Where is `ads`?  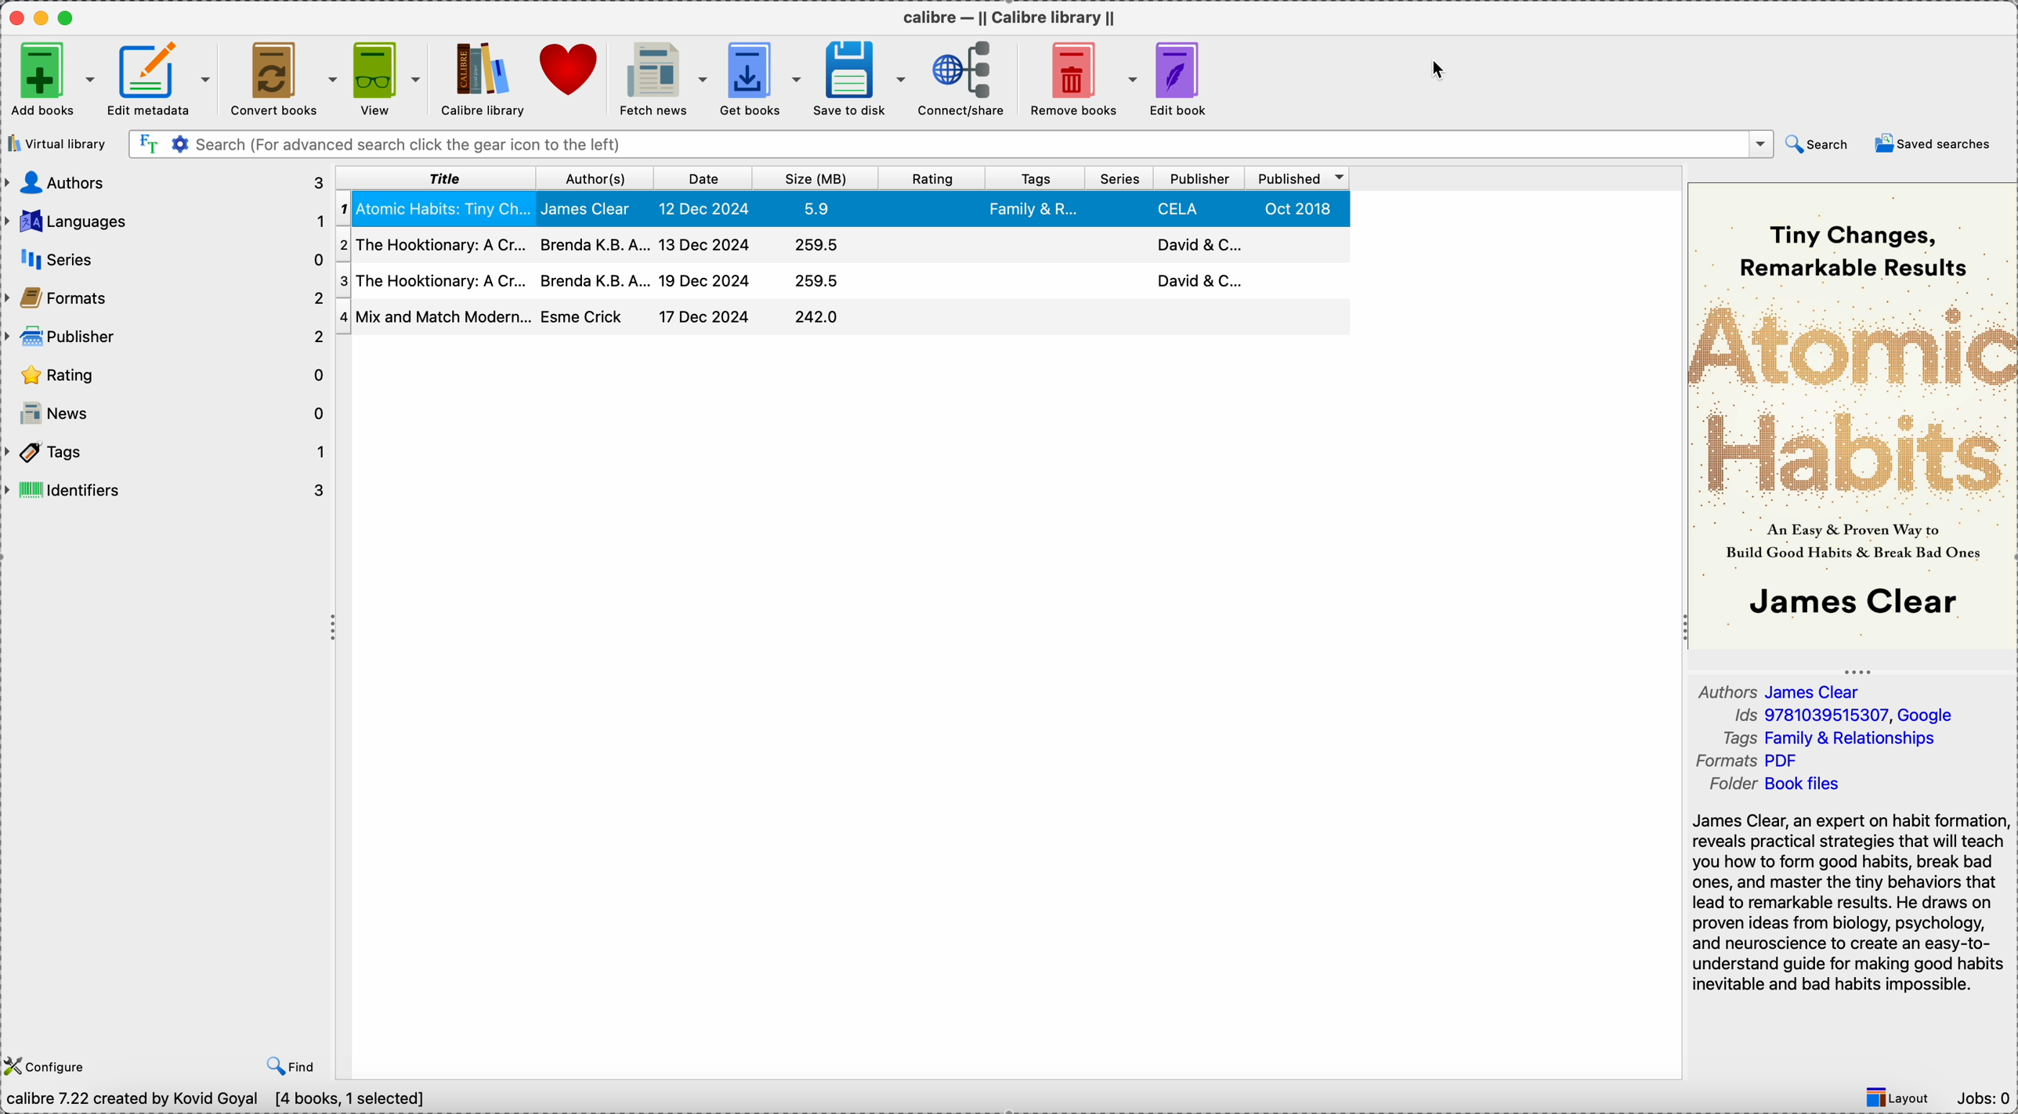
ads is located at coordinates (1842, 716).